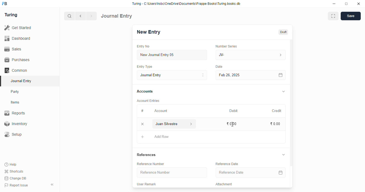  Describe the element at coordinates (15, 124) in the screenshot. I see `inventory` at that location.